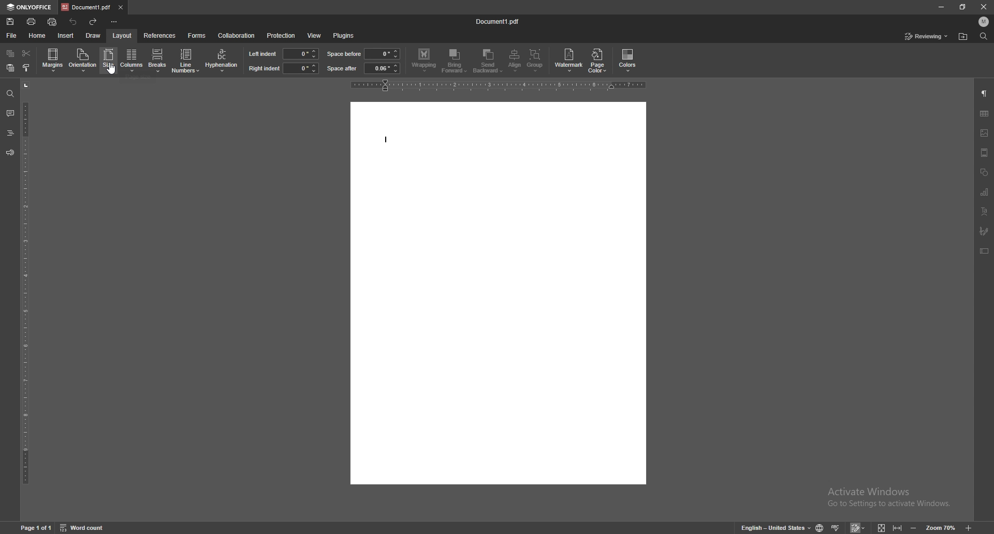 Image resolution: width=994 pixels, height=534 pixels. I want to click on Page 1 of 1, so click(34, 528).